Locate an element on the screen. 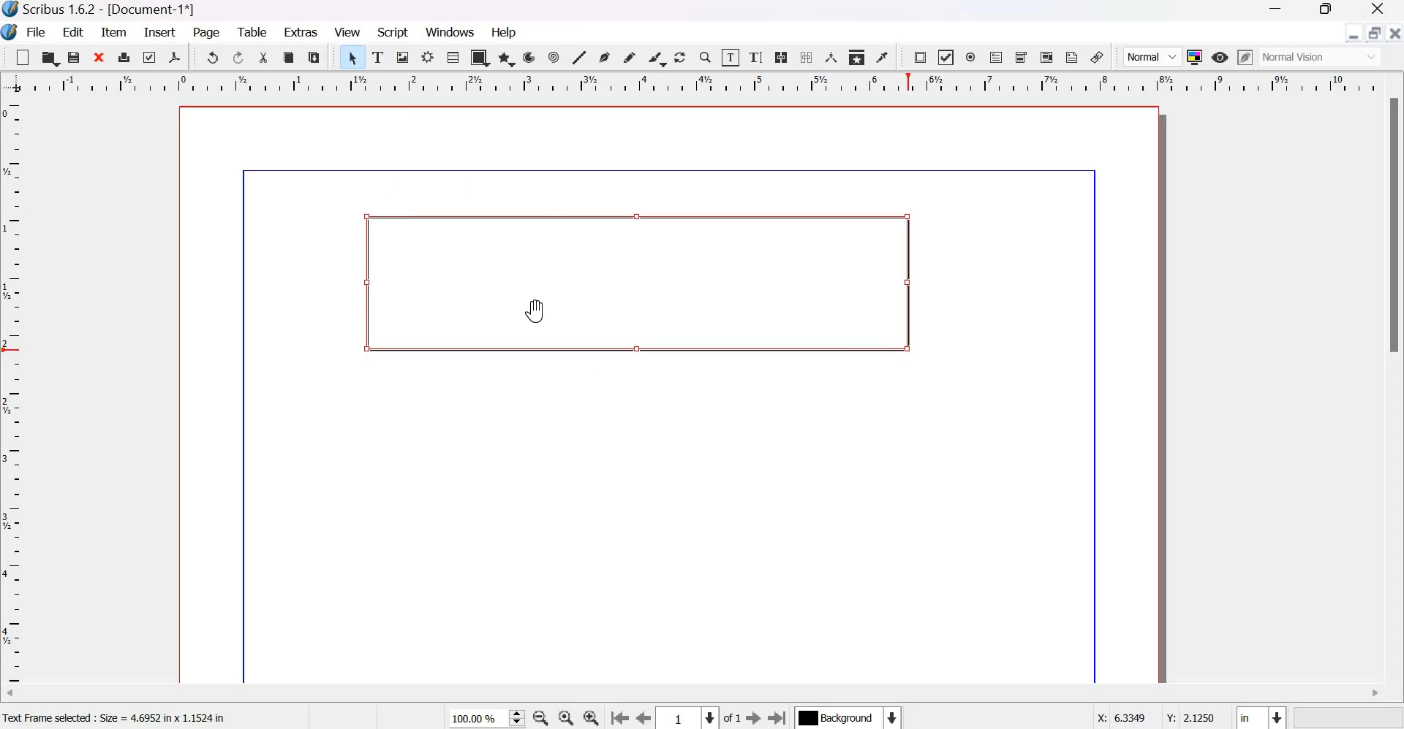 This screenshot has height=729, width=1404. redo is located at coordinates (239, 58).